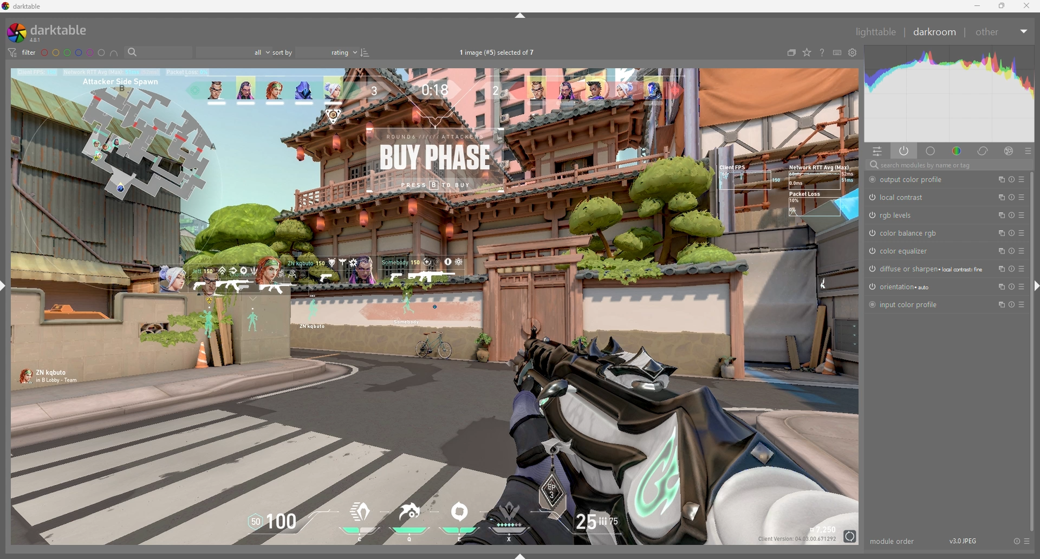 This screenshot has width=1040, height=559. Describe the element at coordinates (365, 53) in the screenshot. I see `reverse sort order` at that location.